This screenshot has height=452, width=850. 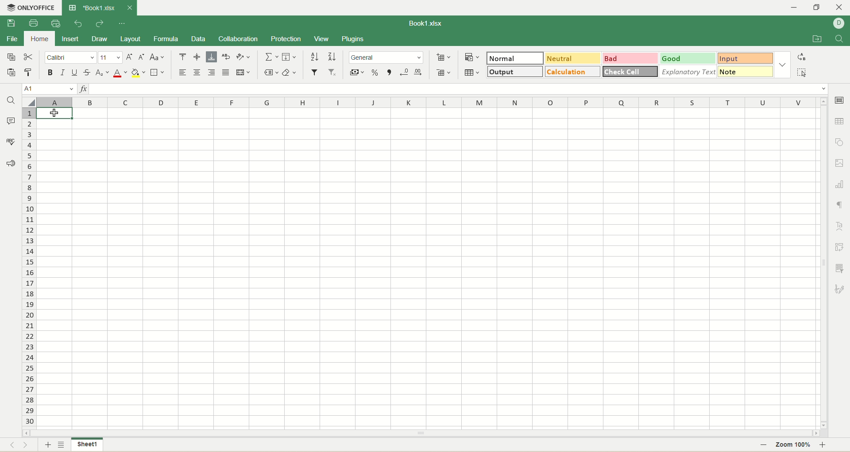 What do you see at coordinates (840, 288) in the screenshot?
I see `signature settings` at bounding box center [840, 288].